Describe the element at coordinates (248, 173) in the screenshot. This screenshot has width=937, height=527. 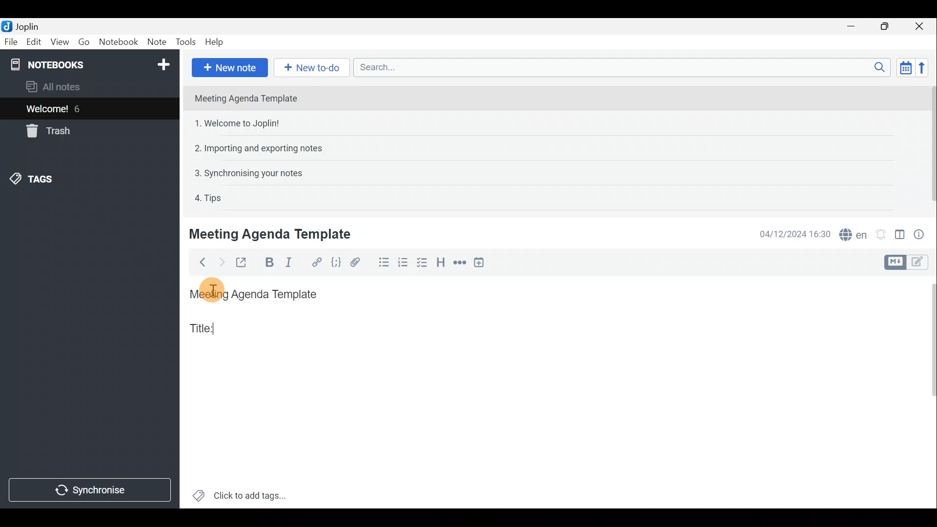
I see `3. Synchronising your notes` at that location.